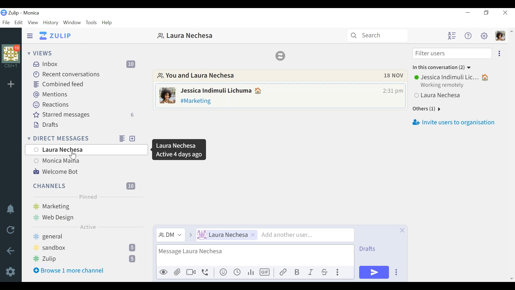 This screenshot has width=515, height=290. I want to click on Add global time, so click(237, 272).